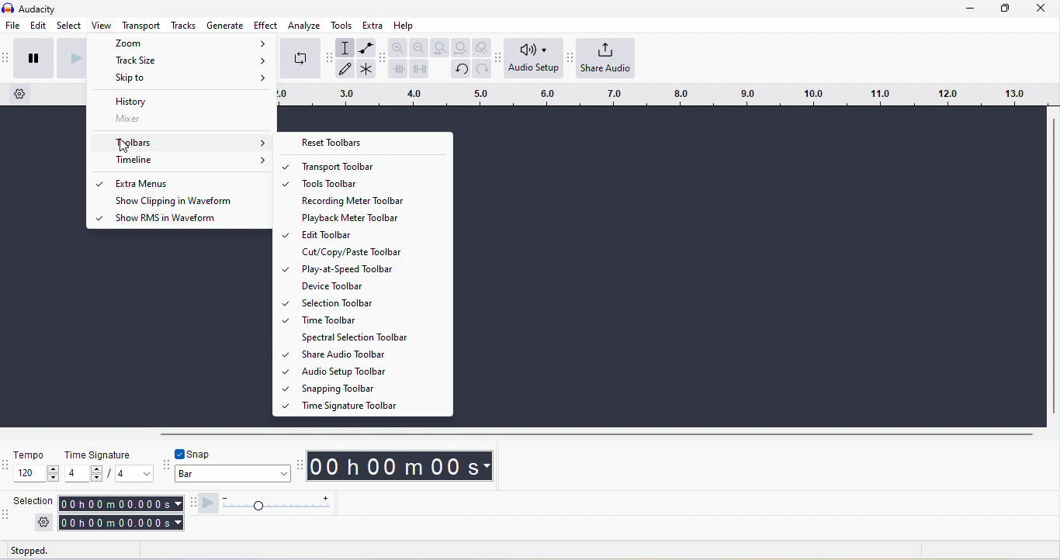 The image size is (1060, 560). Describe the element at coordinates (34, 59) in the screenshot. I see `pause` at that location.